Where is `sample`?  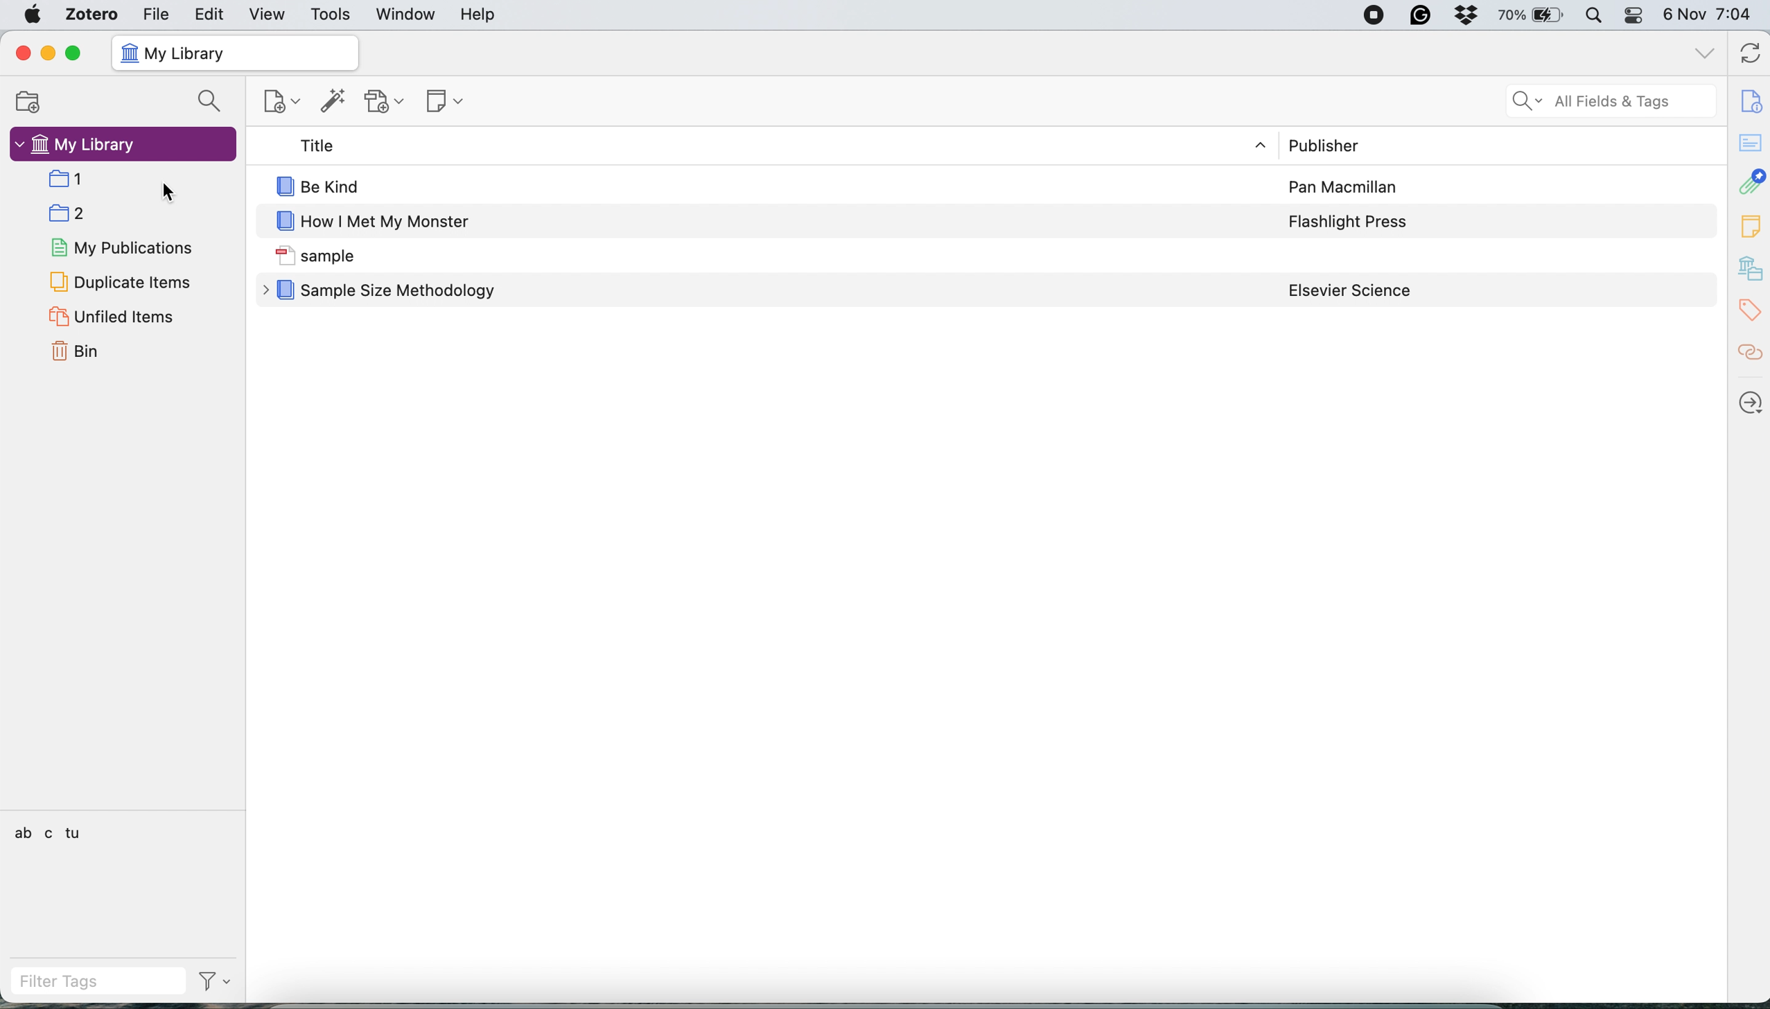 sample is located at coordinates (342, 257).